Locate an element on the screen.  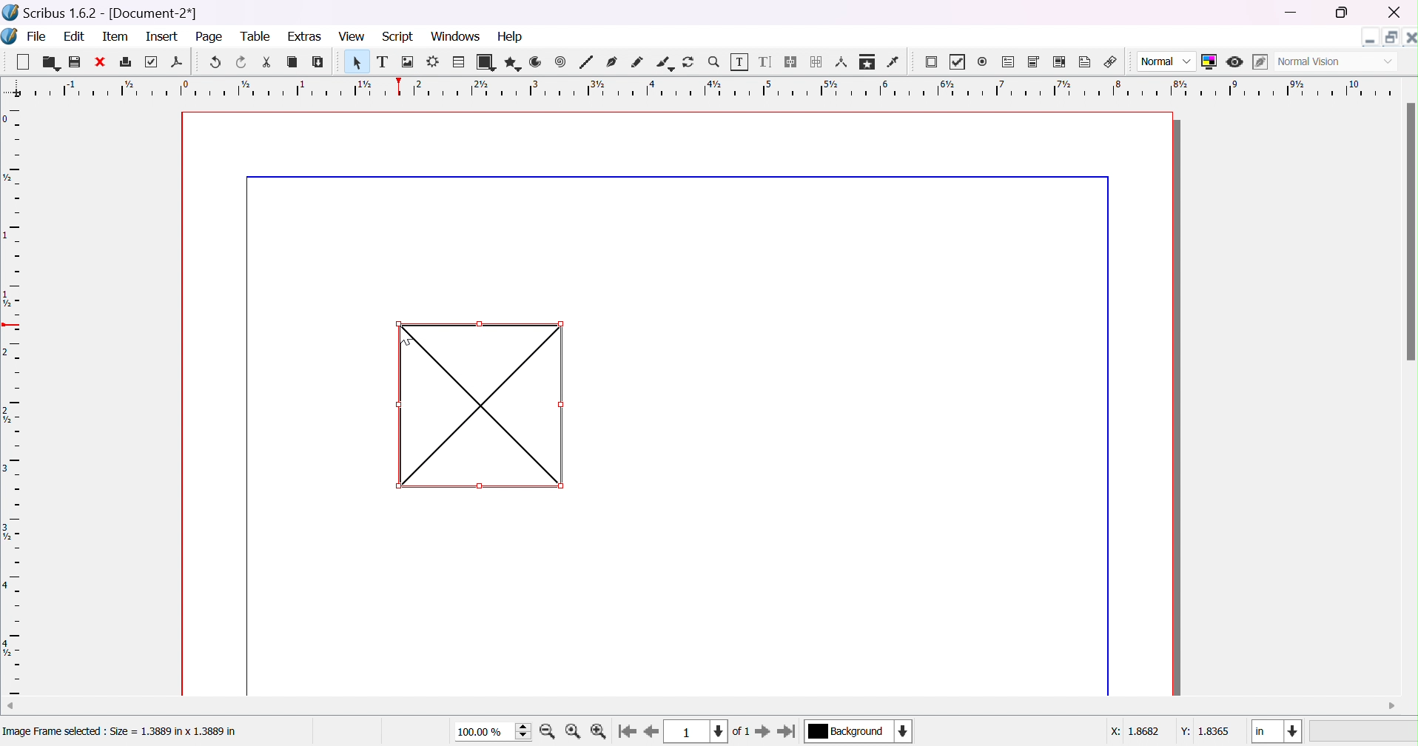
render frame is located at coordinates (434, 61).